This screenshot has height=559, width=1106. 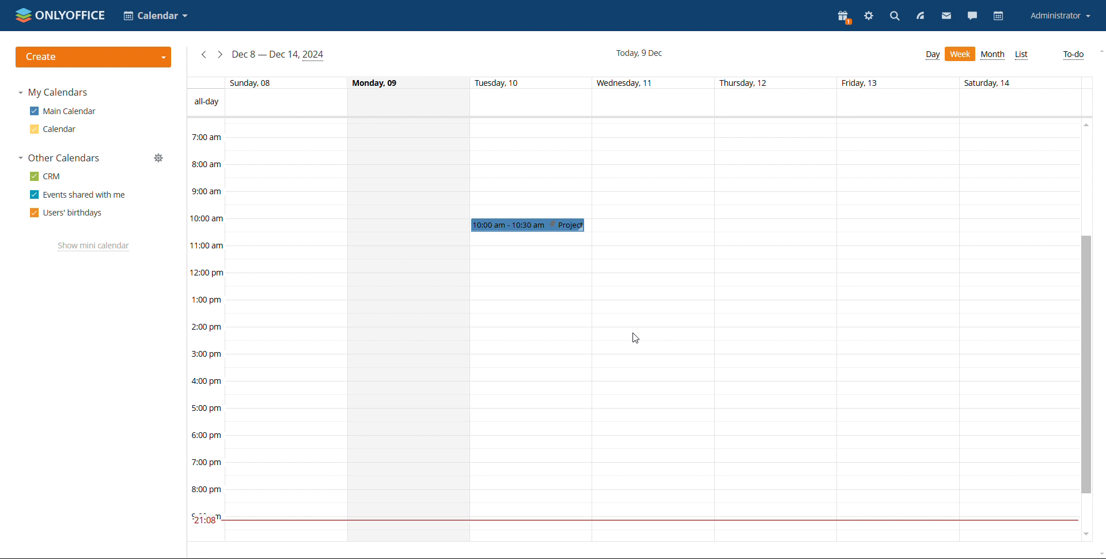 I want to click on manage, so click(x=158, y=158).